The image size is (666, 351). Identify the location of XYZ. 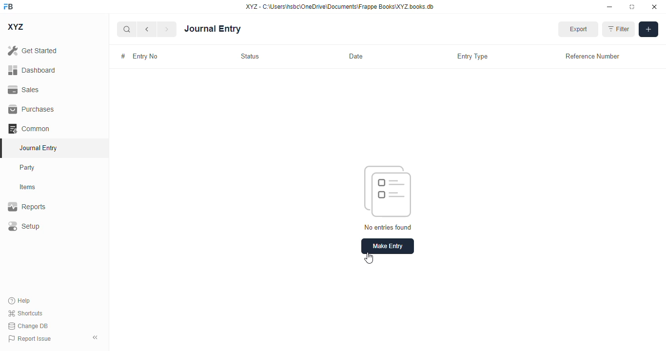
(16, 27).